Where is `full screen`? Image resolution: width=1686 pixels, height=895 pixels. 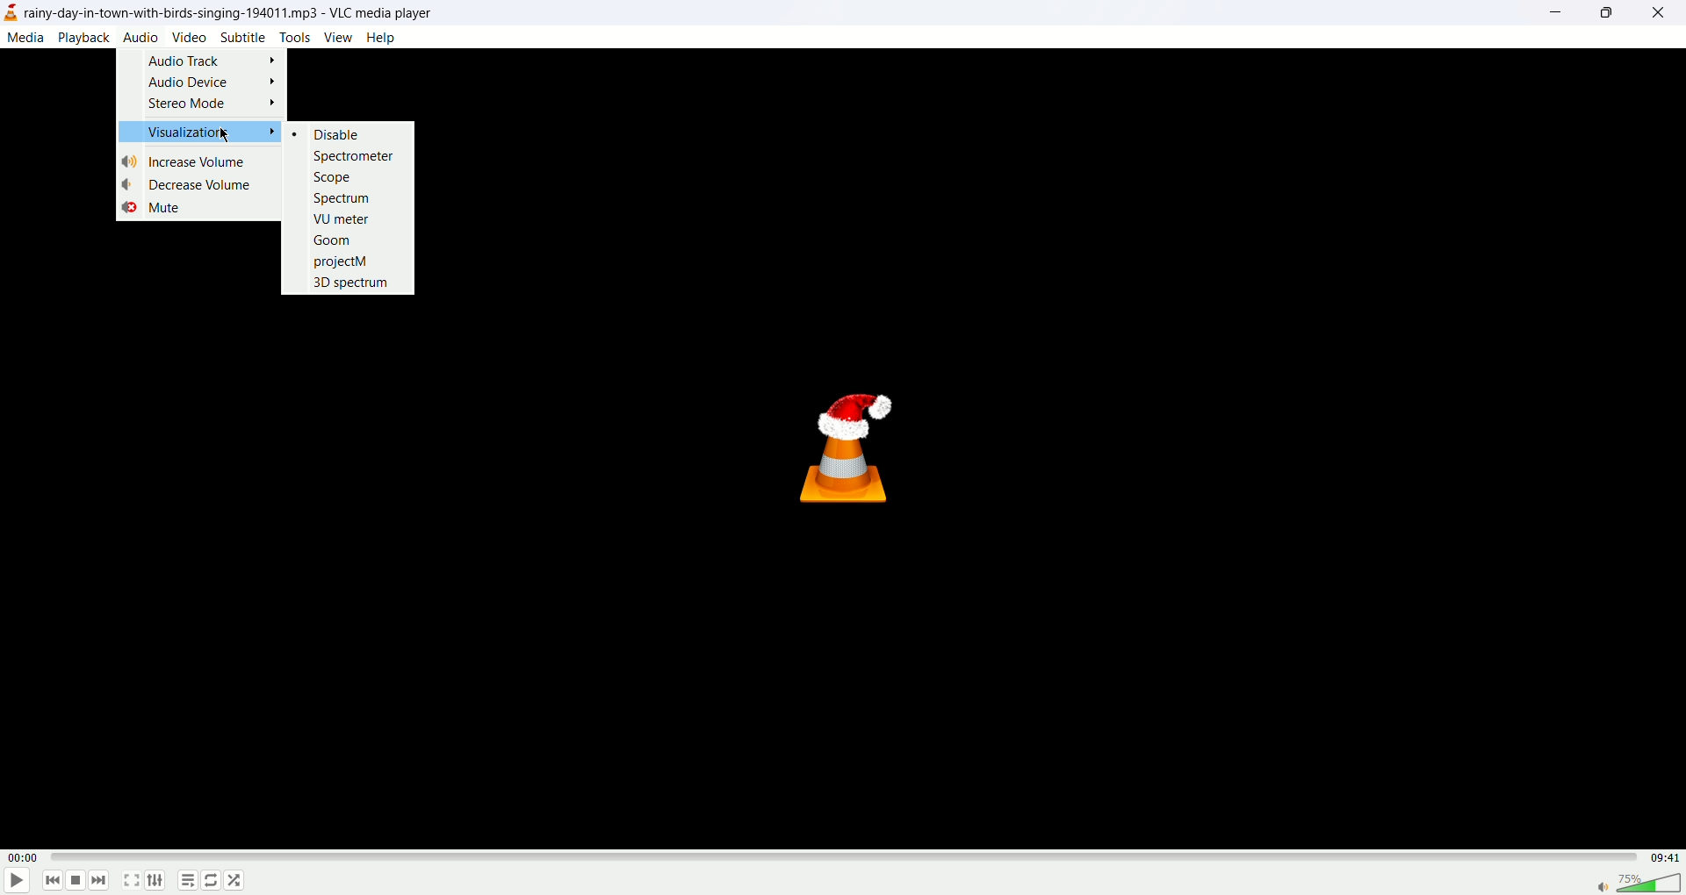
full screen is located at coordinates (133, 882).